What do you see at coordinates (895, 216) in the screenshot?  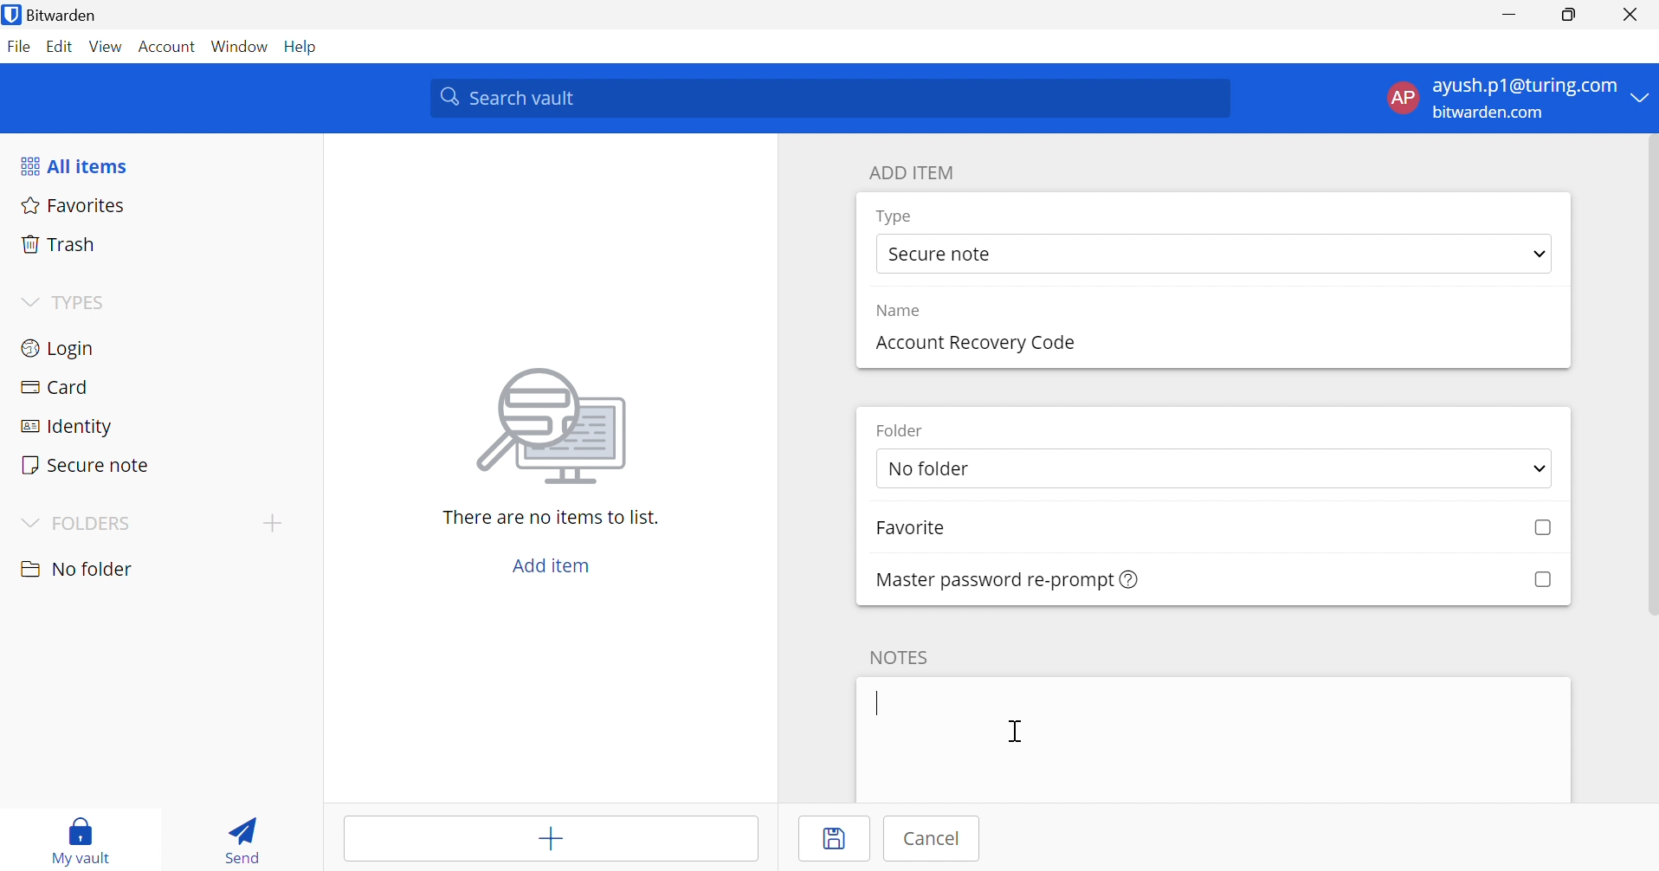 I see `Type` at bounding box center [895, 216].